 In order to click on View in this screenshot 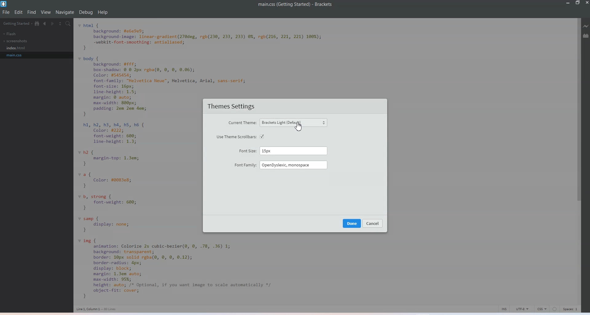, I will do `click(46, 12)`.